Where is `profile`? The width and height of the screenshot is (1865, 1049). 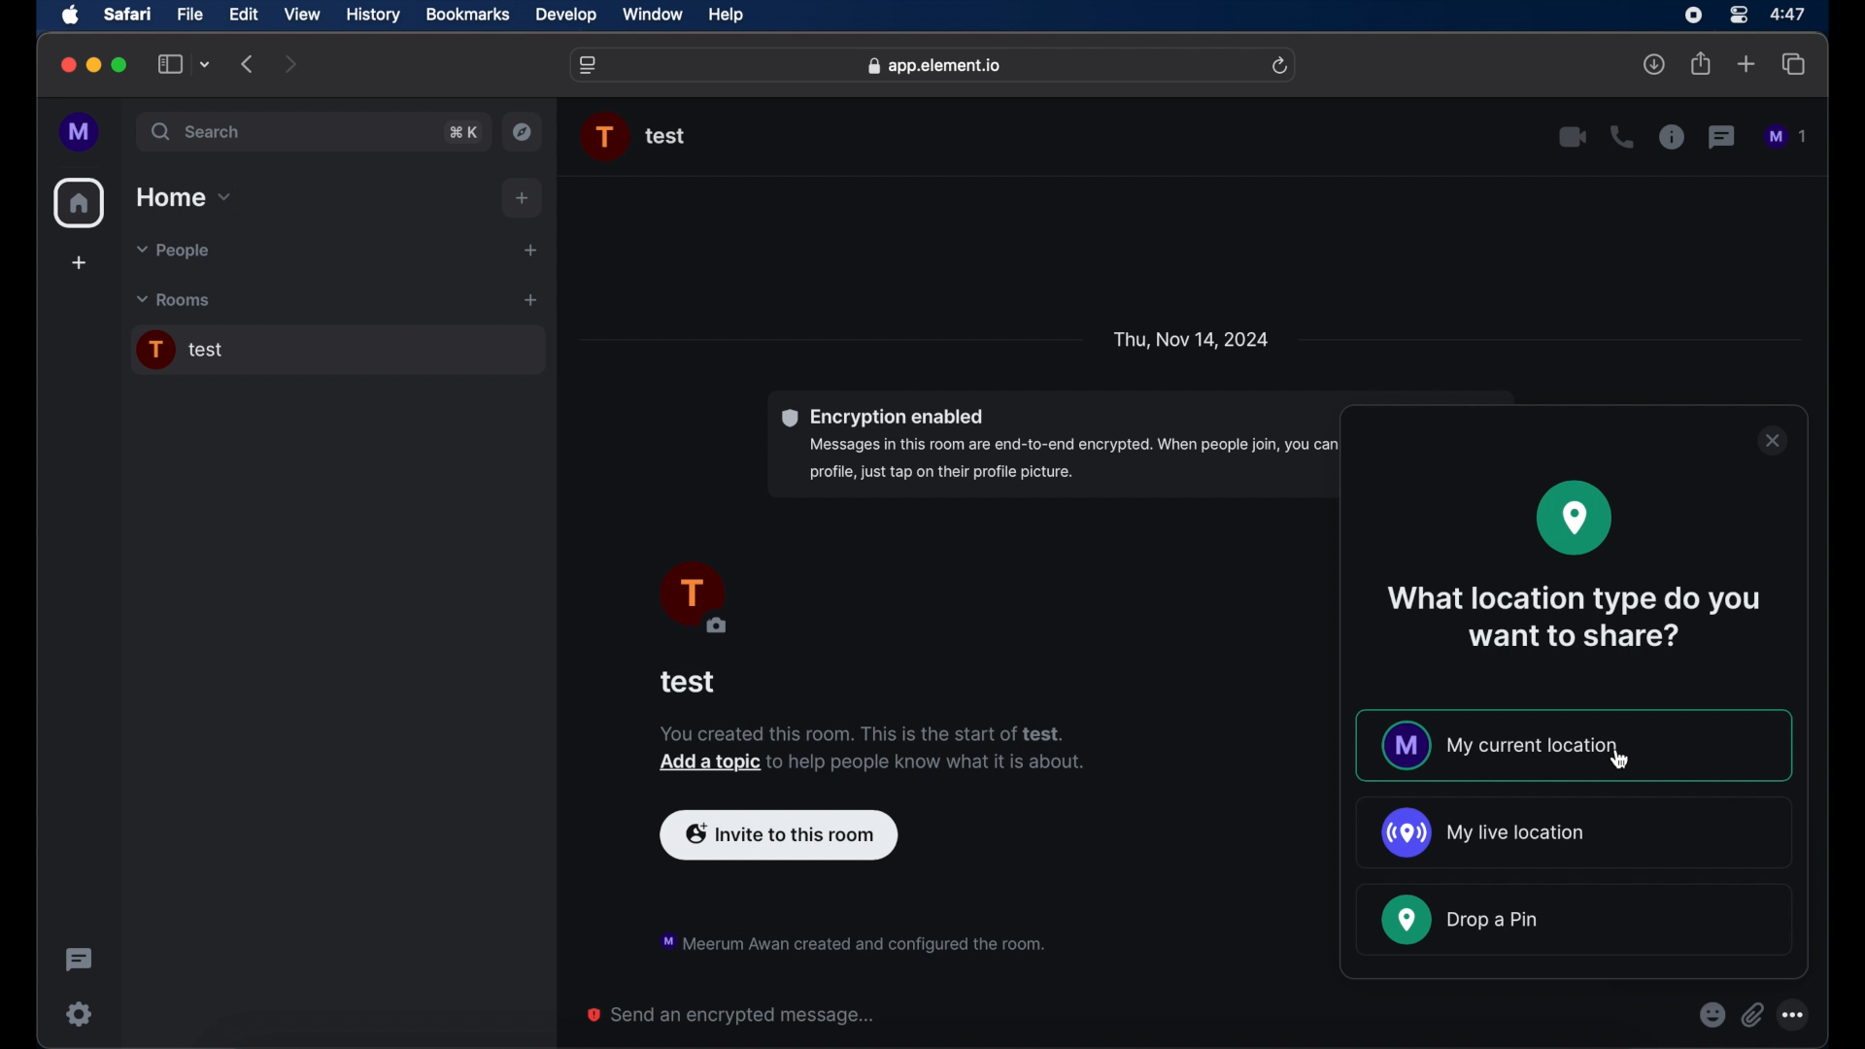 profile is located at coordinates (81, 132).